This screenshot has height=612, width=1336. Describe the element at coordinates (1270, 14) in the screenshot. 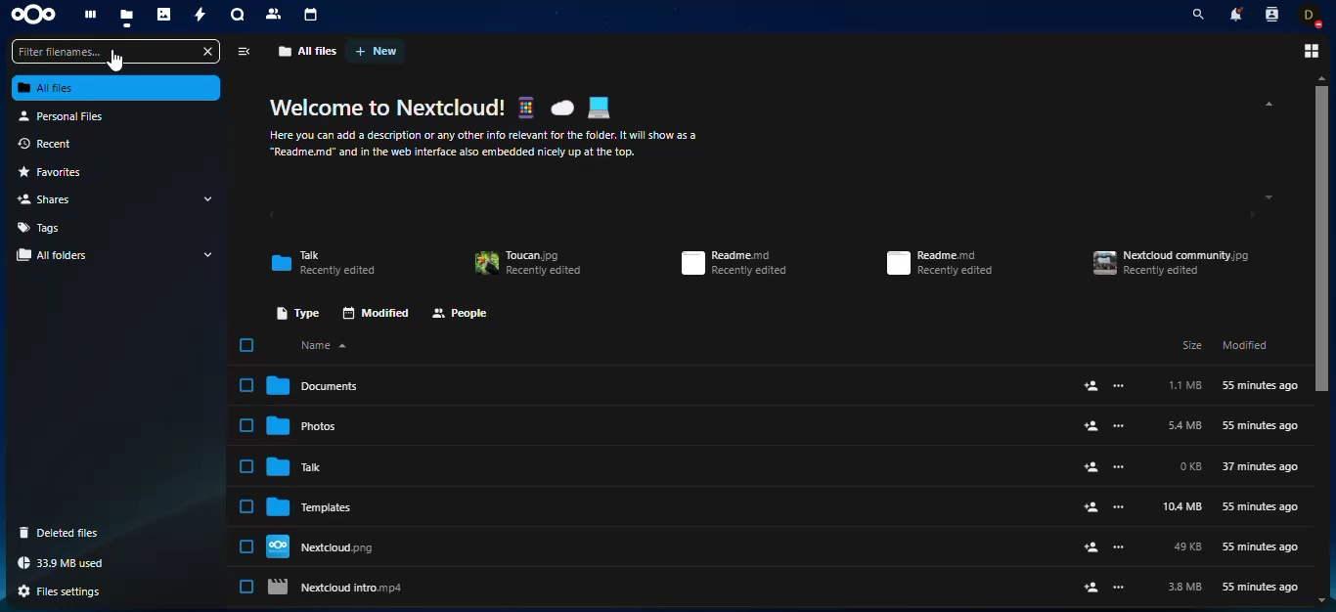

I see `contacts` at that location.